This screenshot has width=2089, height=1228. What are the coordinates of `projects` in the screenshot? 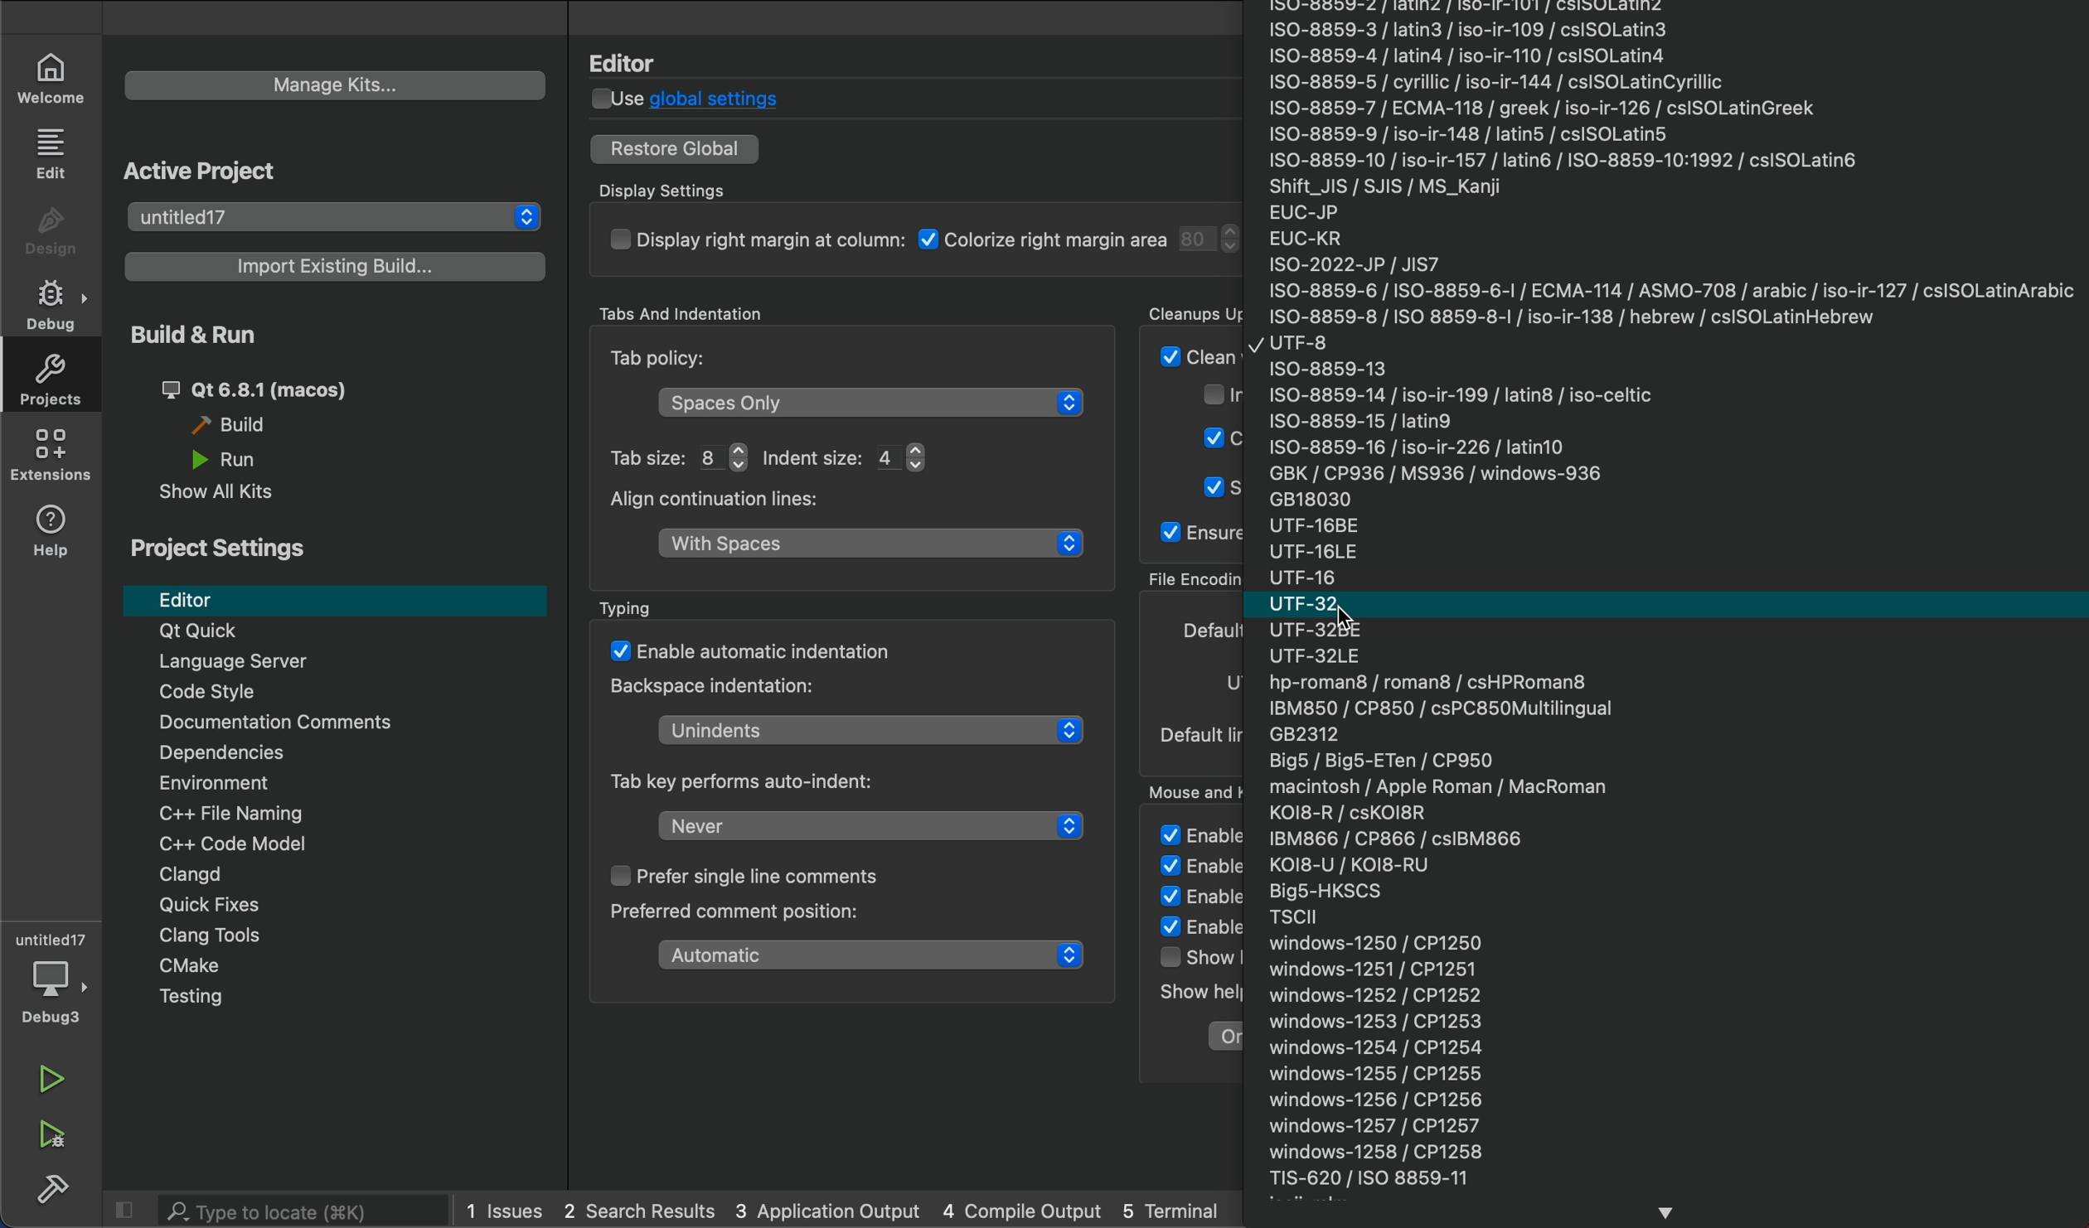 It's located at (58, 379).